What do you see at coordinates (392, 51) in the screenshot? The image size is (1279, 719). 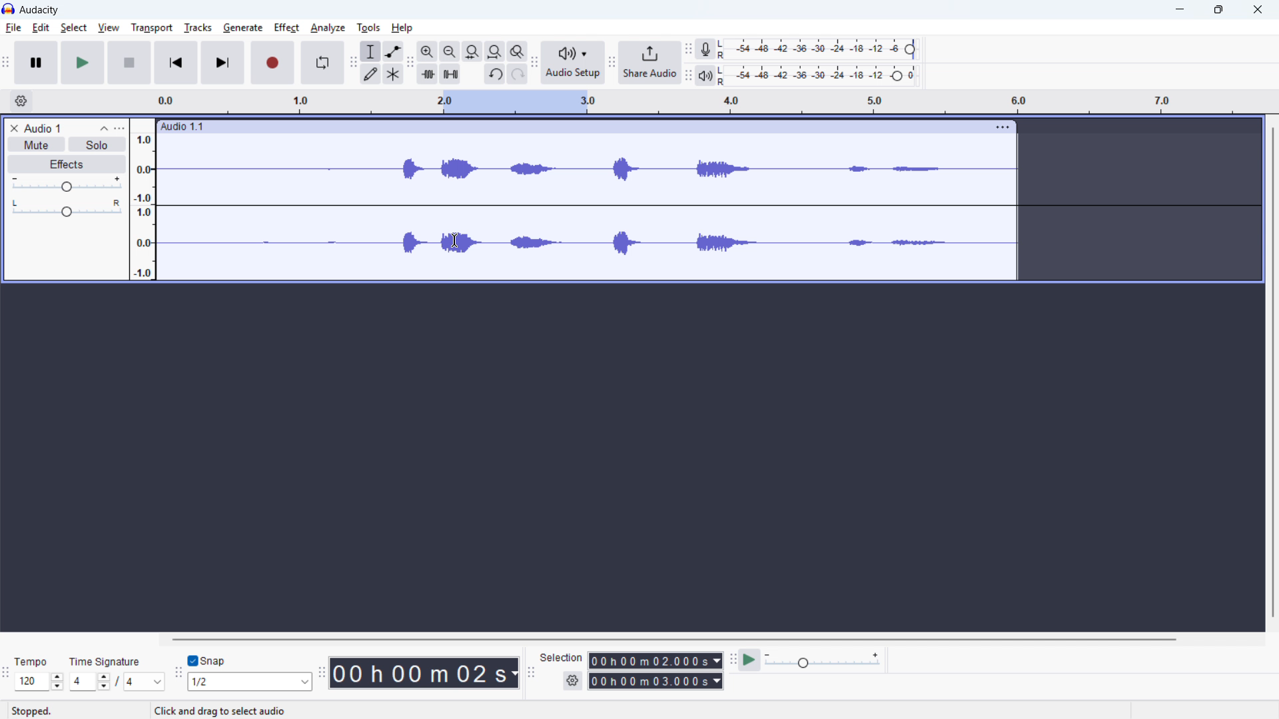 I see `Envelope tool` at bounding box center [392, 51].